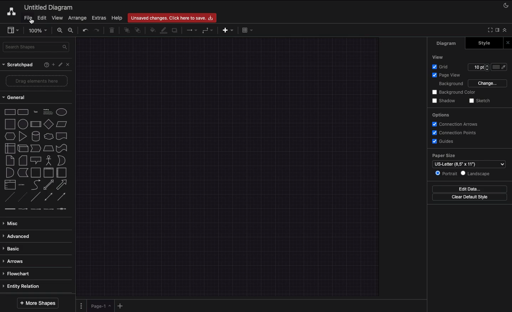  I want to click on Cloud, so click(48, 136).